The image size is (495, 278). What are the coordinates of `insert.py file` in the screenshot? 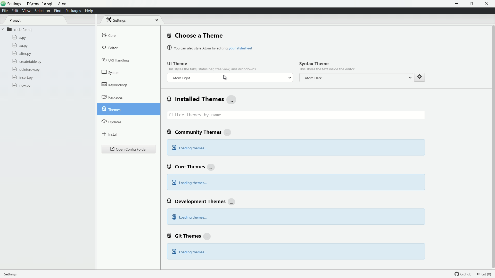 It's located at (23, 77).